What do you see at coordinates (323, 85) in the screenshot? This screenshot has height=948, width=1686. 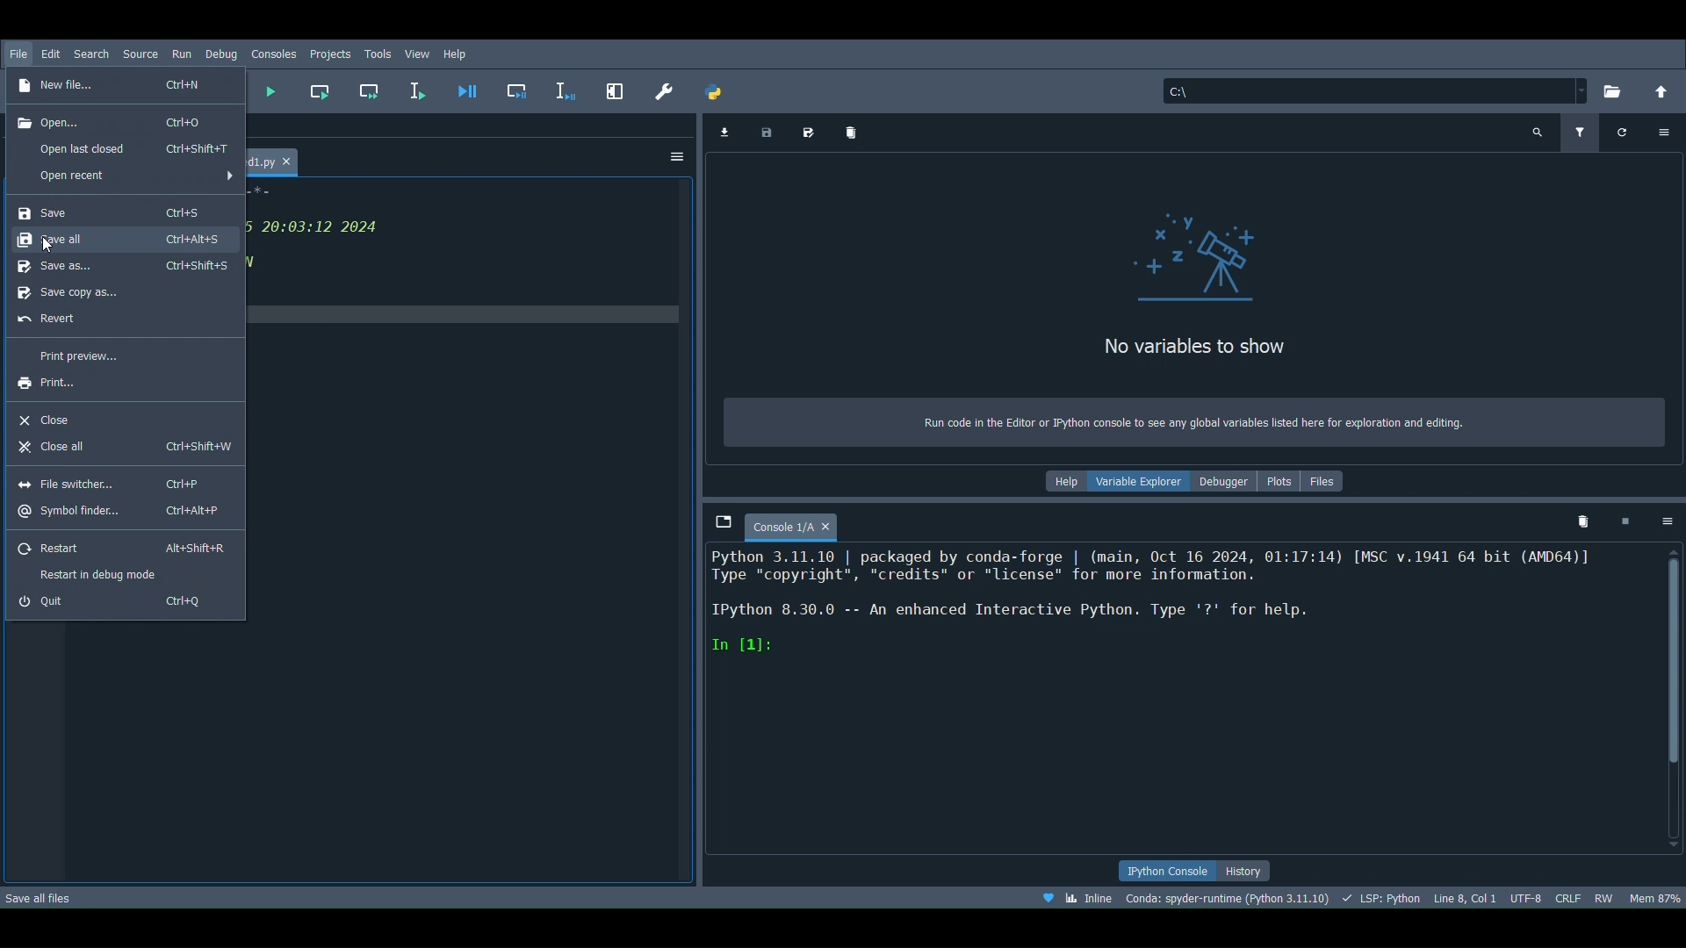 I see `Run current cell (Ctrl + Return)` at bounding box center [323, 85].